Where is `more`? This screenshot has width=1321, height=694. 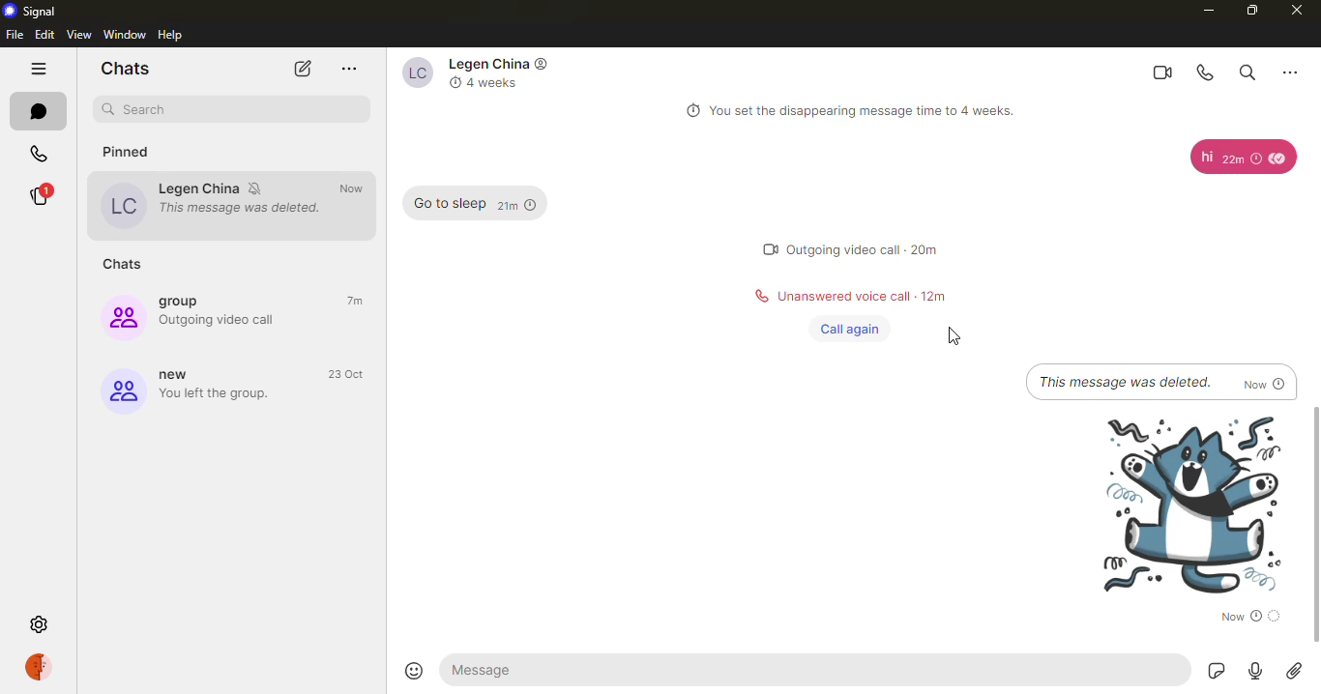 more is located at coordinates (1290, 72).